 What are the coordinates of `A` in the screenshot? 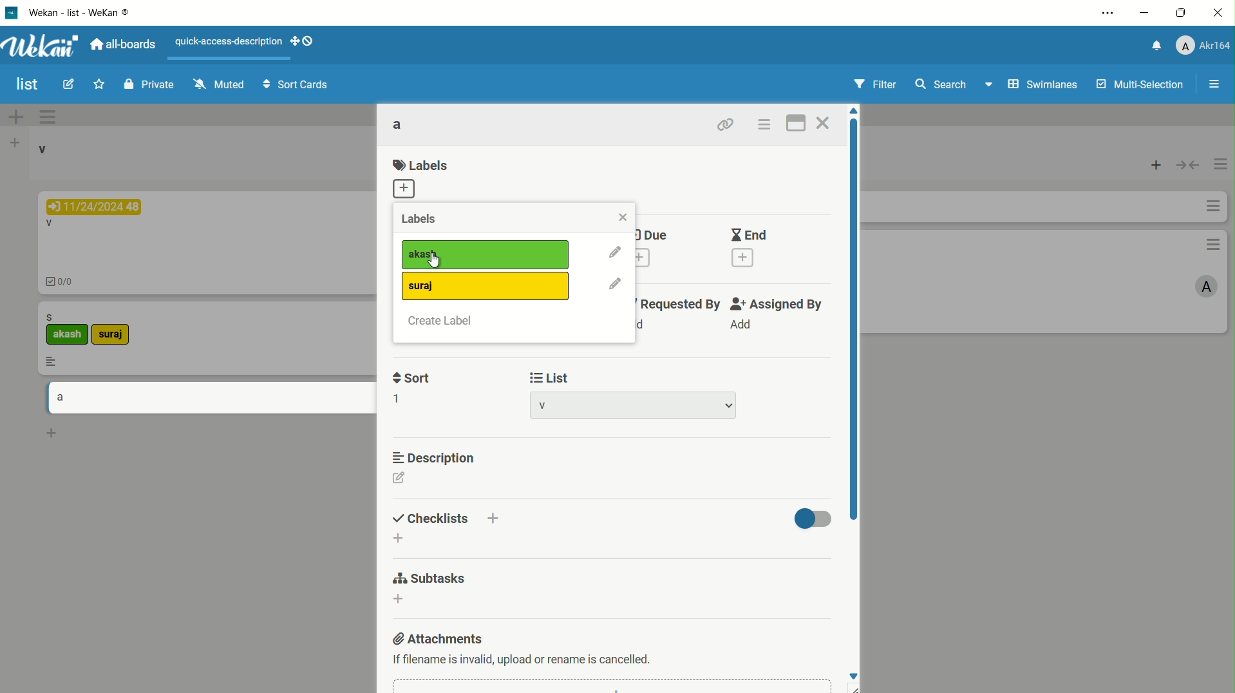 It's located at (1198, 287).